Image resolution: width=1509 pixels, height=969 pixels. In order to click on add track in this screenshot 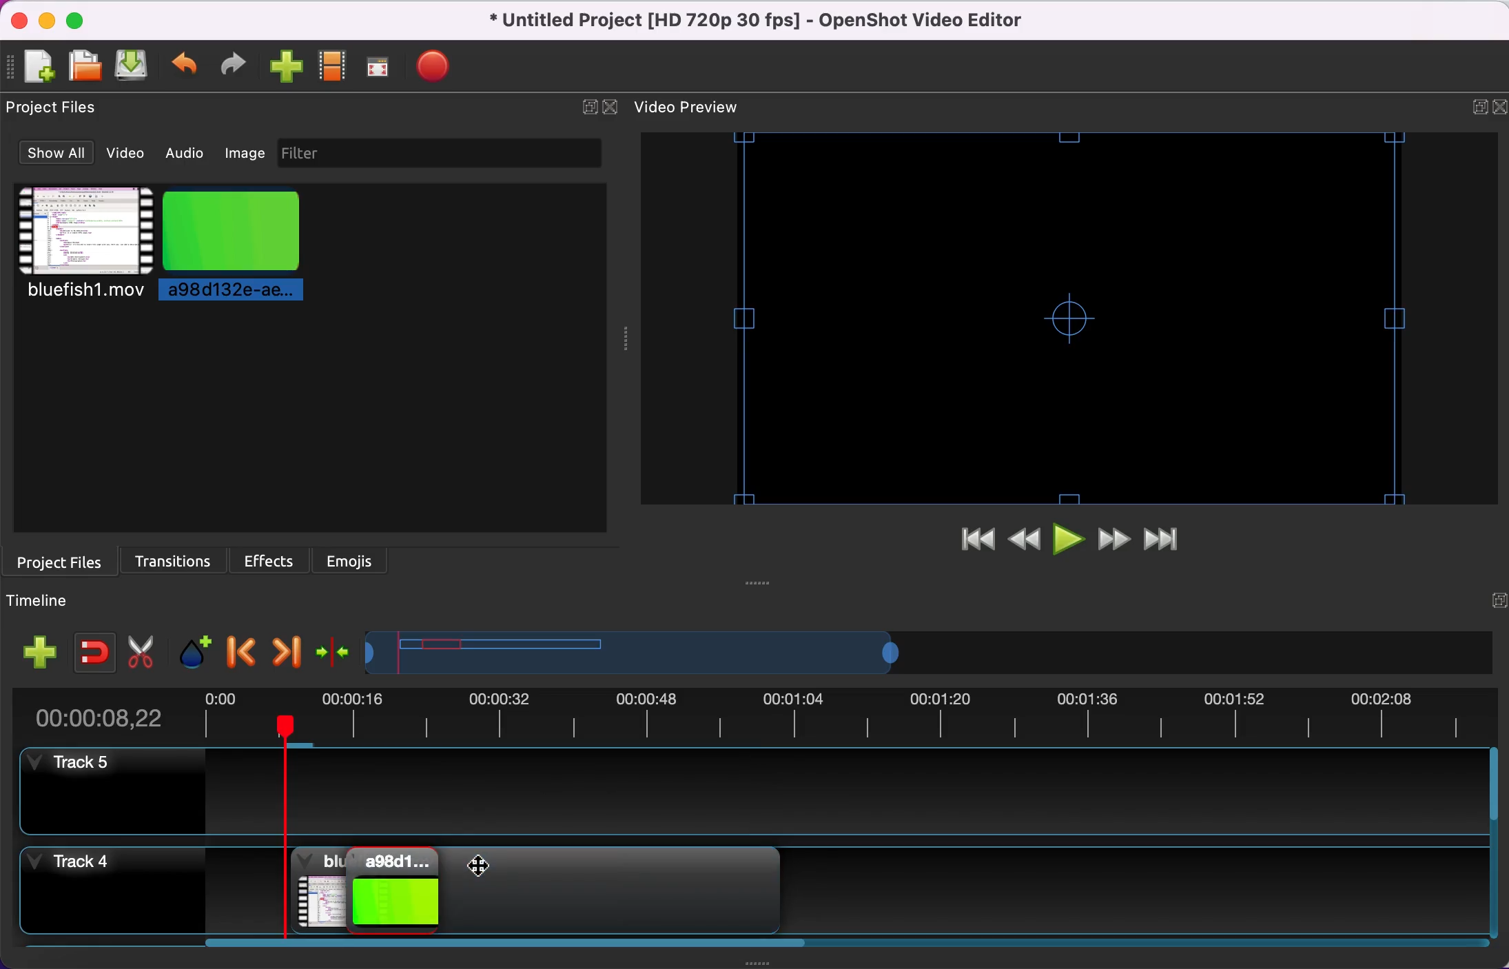, I will do `click(41, 651)`.